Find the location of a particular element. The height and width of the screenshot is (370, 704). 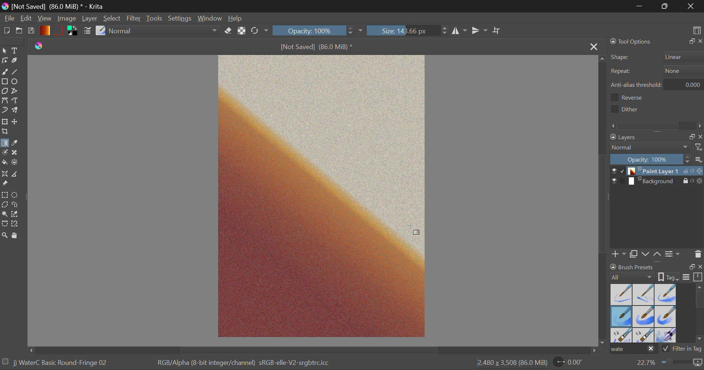

Colorize Mask Tool is located at coordinates (4, 153).